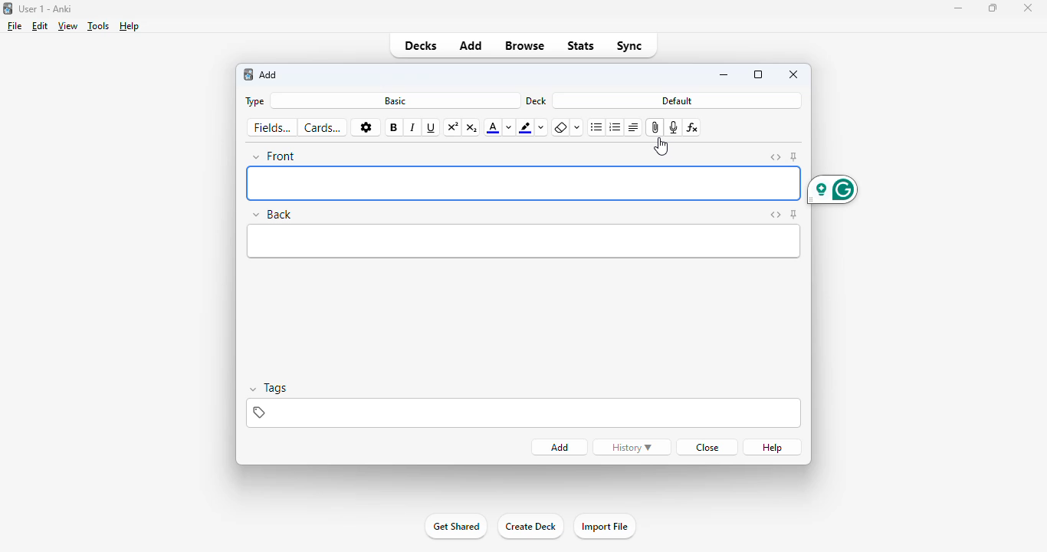 The image size is (1047, 552). I want to click on front, so click(275, 156).